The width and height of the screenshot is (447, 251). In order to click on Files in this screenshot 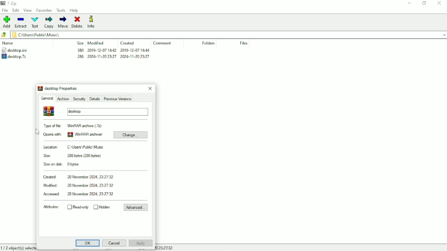, I will do `click(243, 43)`.